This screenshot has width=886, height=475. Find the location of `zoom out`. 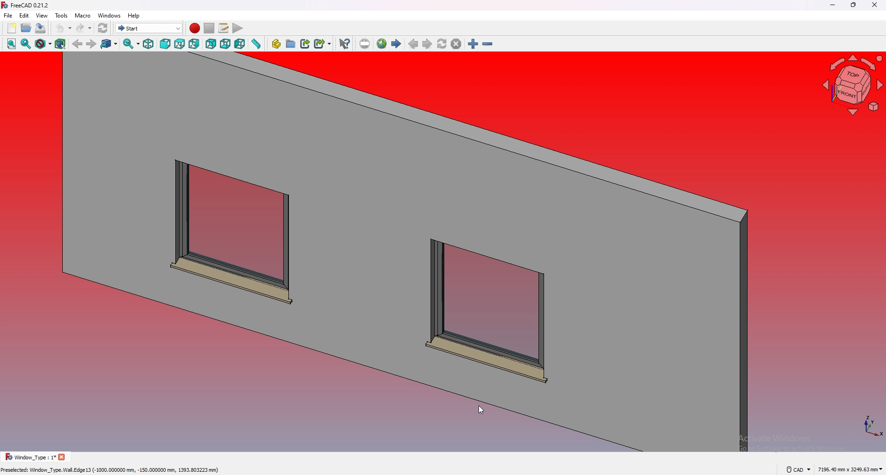

zoom out is located at coordinates (488, 44).